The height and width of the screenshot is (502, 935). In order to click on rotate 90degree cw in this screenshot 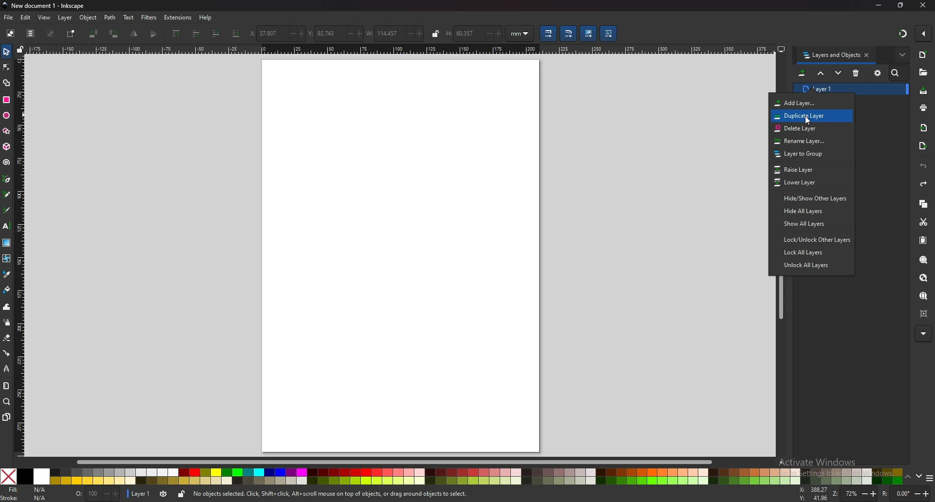, I will do `click(114, 33)`.